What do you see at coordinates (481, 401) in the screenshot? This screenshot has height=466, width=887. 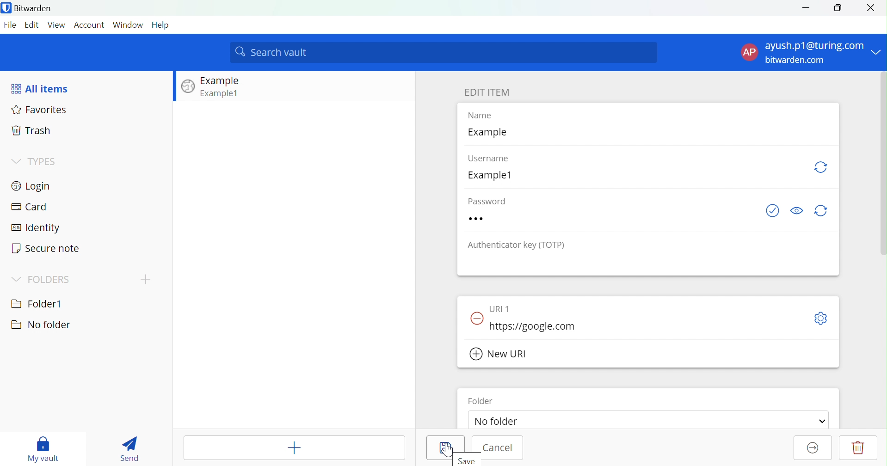 I see `Folder` at bounding box center [481, 401].